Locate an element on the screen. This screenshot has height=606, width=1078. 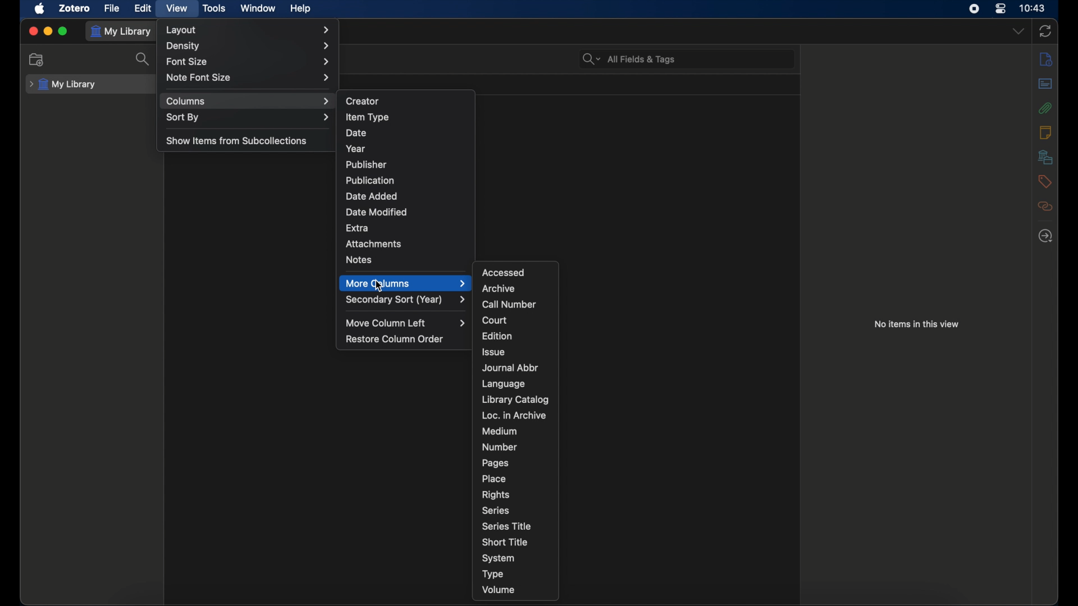
maximize is located at coordinates (64, 31).